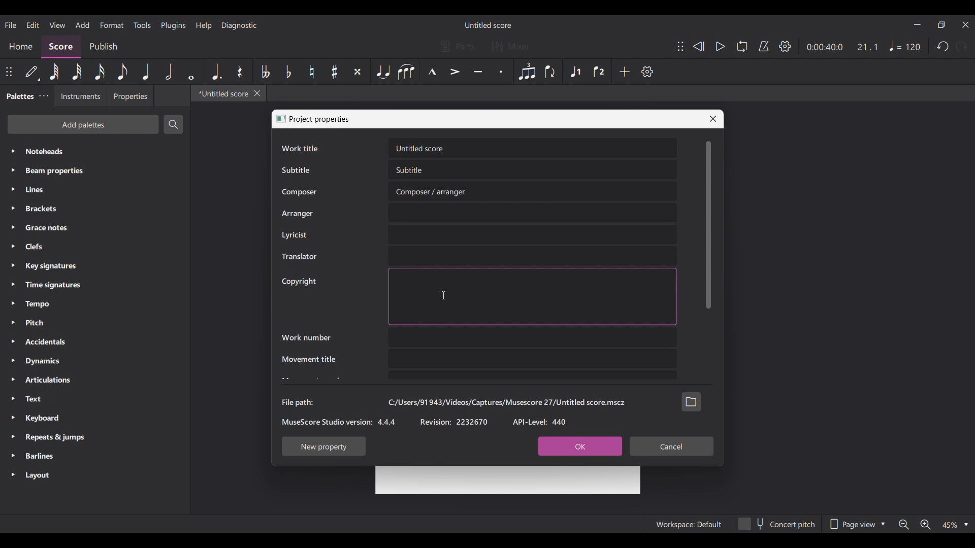  I want to click on Barlines, so click(95, 456).